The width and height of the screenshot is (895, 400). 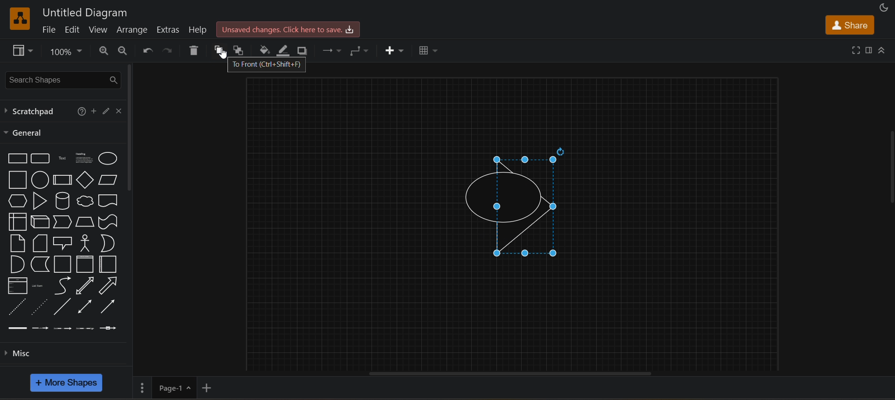 I want to click on fullscreen, so click(x=856, y=50).